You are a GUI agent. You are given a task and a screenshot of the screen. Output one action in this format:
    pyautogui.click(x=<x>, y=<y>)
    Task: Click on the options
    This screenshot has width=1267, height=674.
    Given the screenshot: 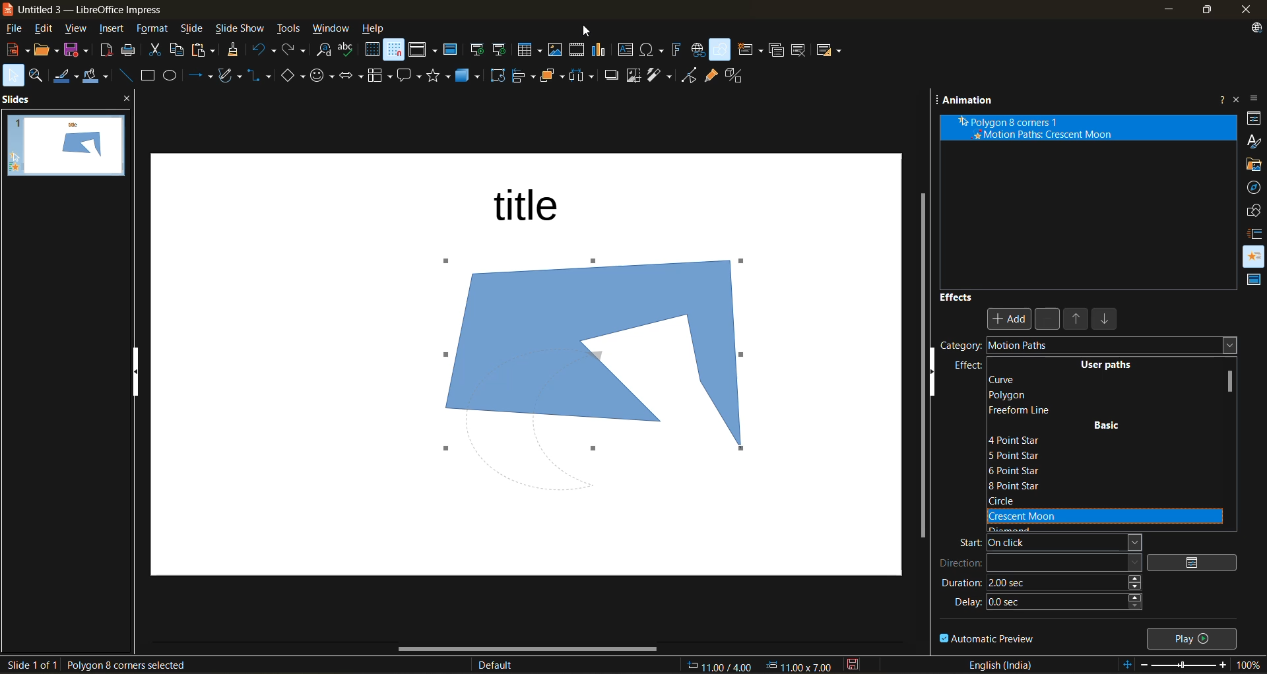 What is the action you would take?
    pyautogui.click(x=1195, y=563)
    